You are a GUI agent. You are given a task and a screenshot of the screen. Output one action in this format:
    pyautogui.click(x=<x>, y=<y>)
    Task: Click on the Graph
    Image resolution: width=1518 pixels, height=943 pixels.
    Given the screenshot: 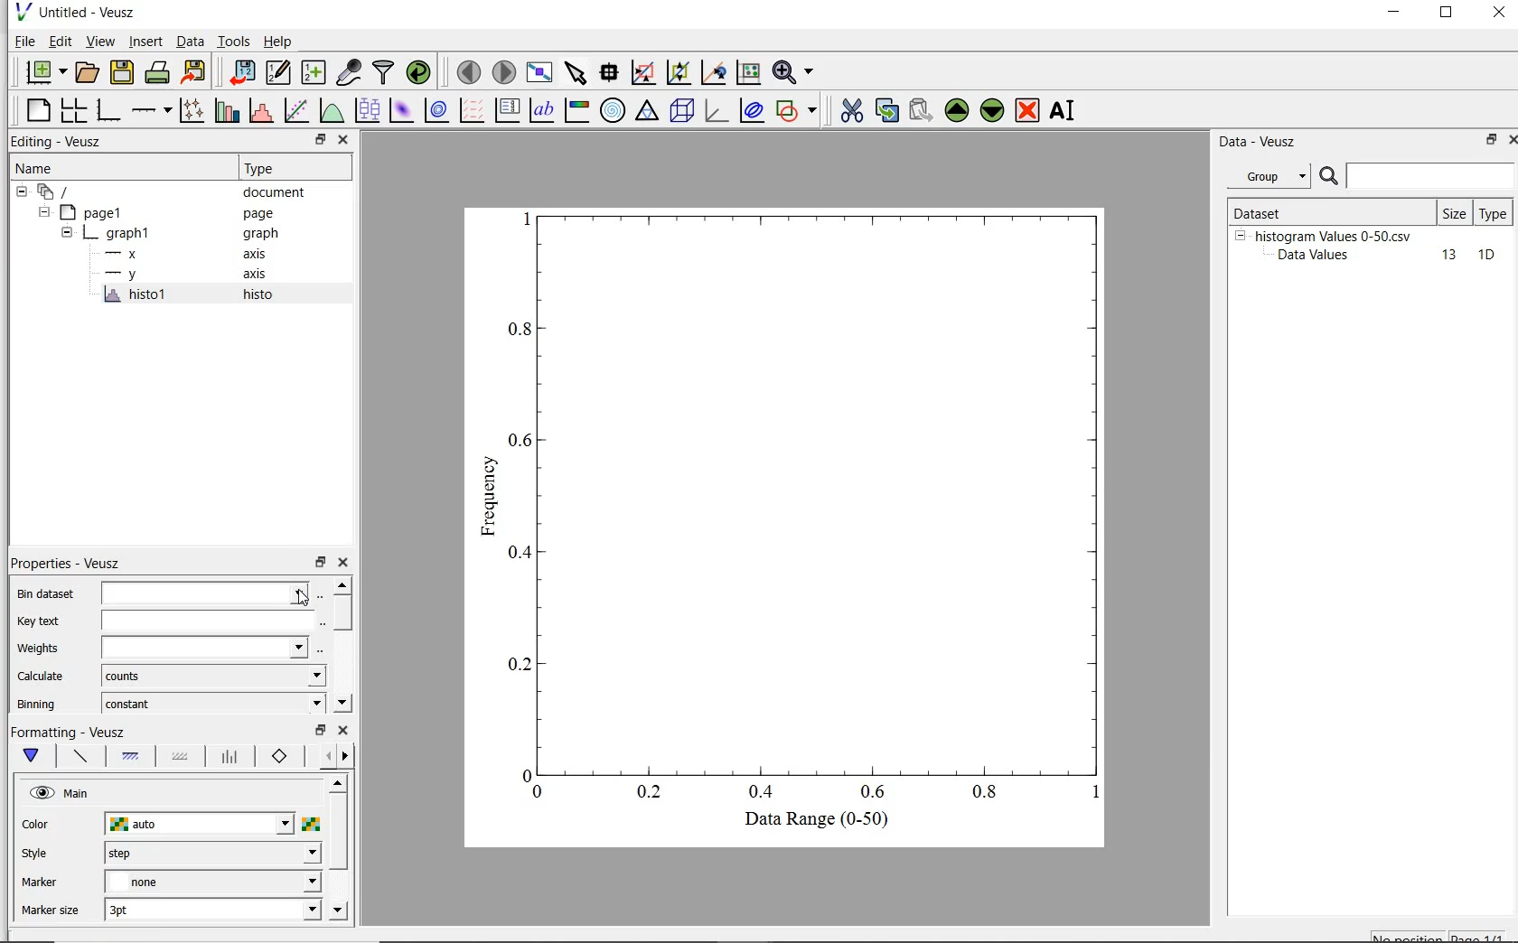 What is the action you would take?
    pyautogui.click(x=806, y=502)
    